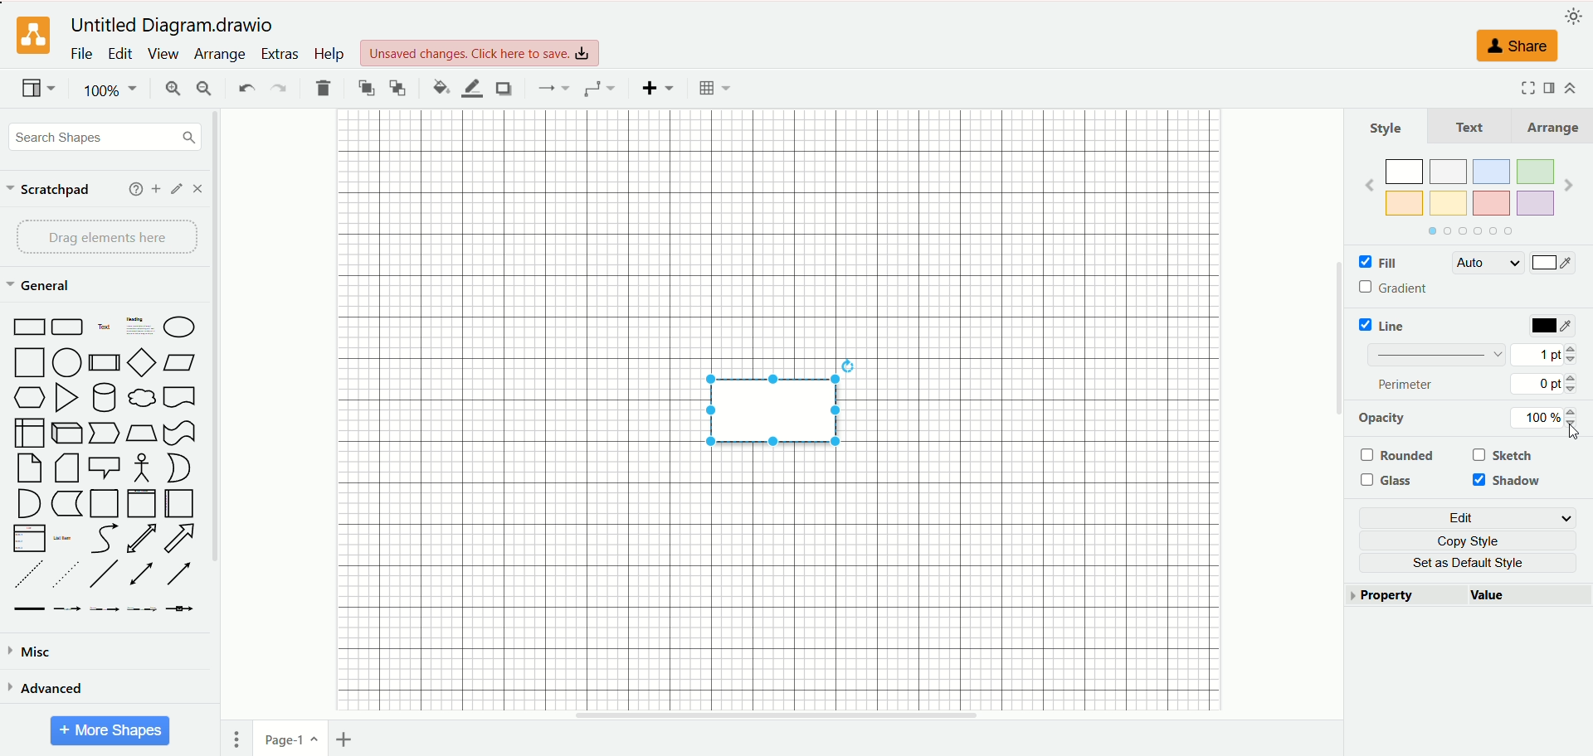 Image resolution: width=1593 pixels, height=756 pixels. Describe the element at coordinates (1407, 384) in the screenshot. I see `perimeter` at that location.